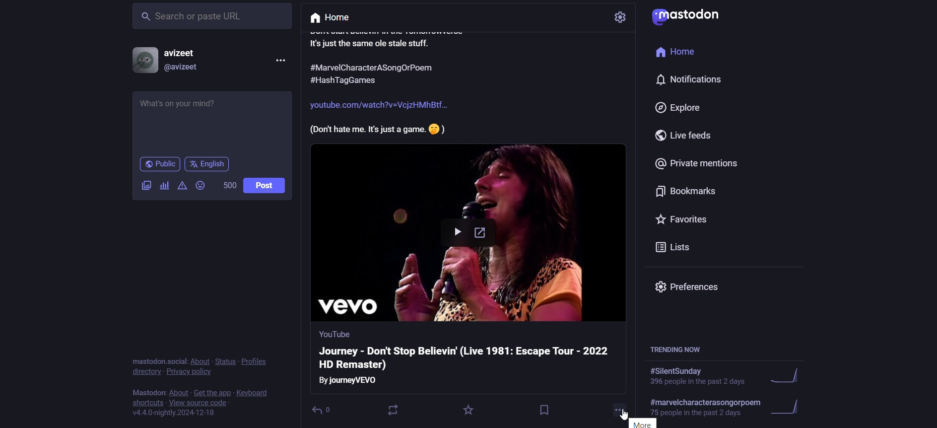  Describe the element at coordinates (620, 408) in the screenshot. I see `more` at that location.